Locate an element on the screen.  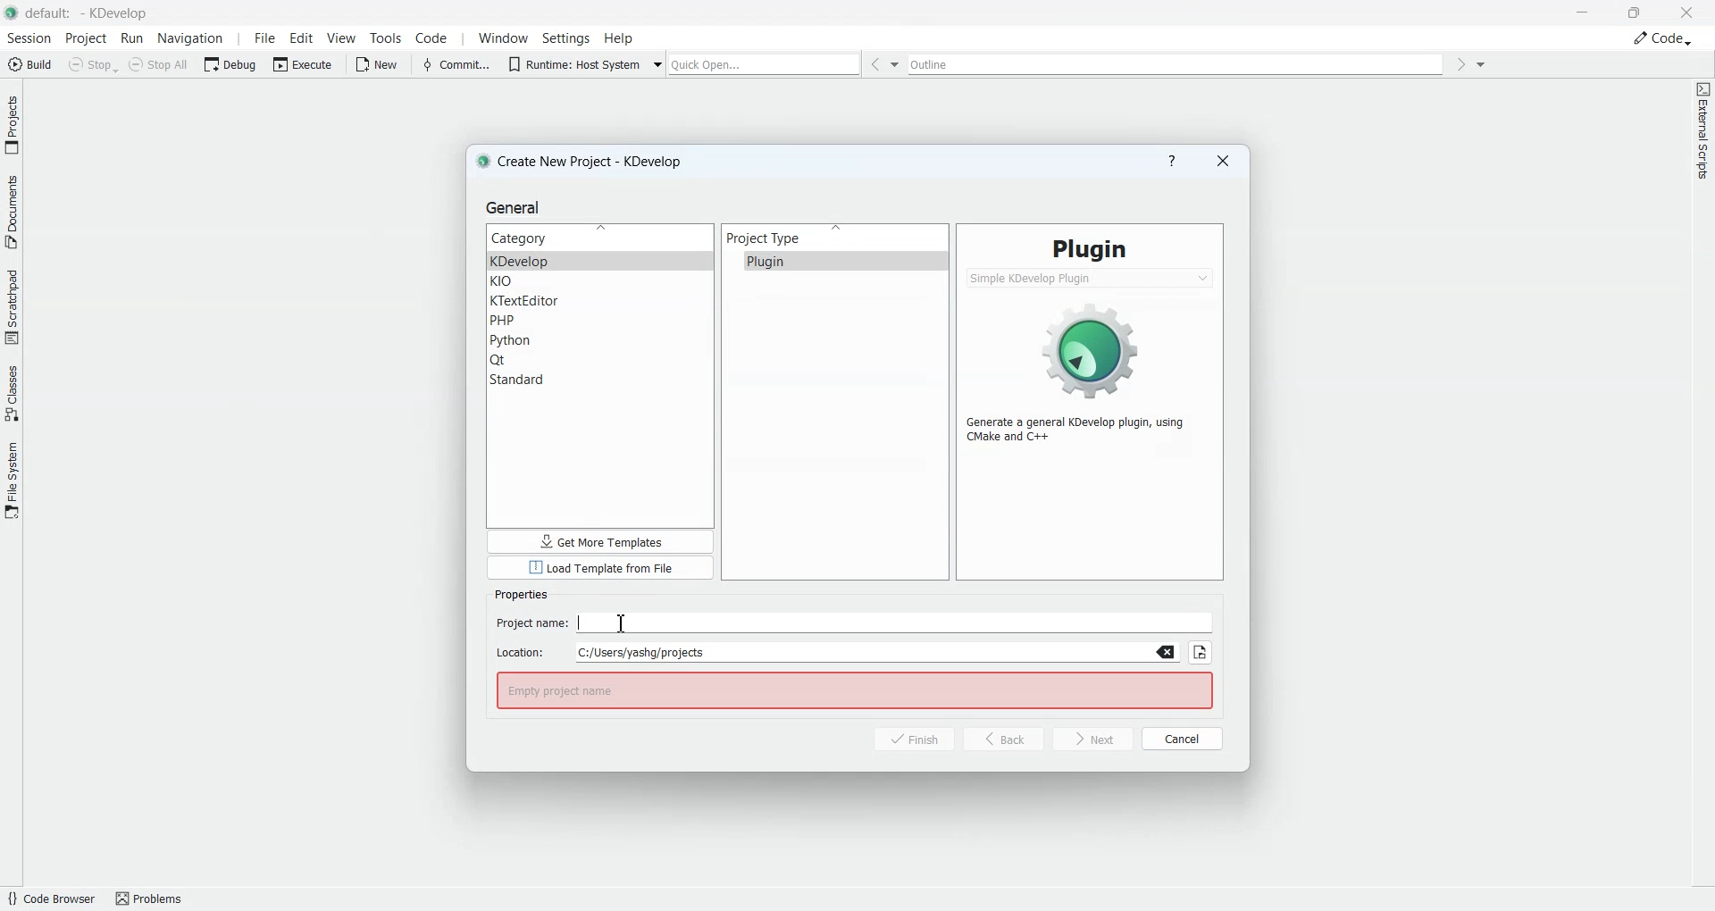
Maximize is located at coordinates (1636, 11).